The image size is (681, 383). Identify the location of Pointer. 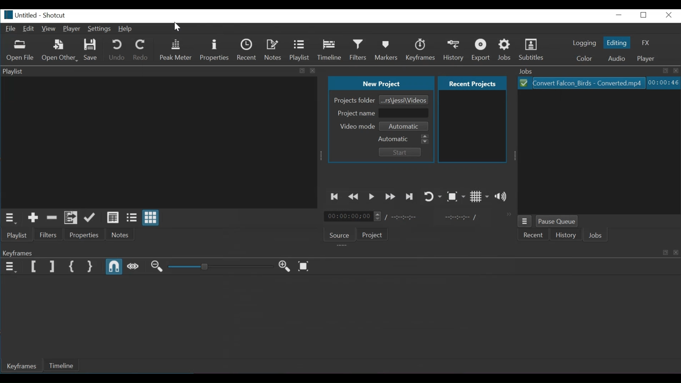
(176, 28).